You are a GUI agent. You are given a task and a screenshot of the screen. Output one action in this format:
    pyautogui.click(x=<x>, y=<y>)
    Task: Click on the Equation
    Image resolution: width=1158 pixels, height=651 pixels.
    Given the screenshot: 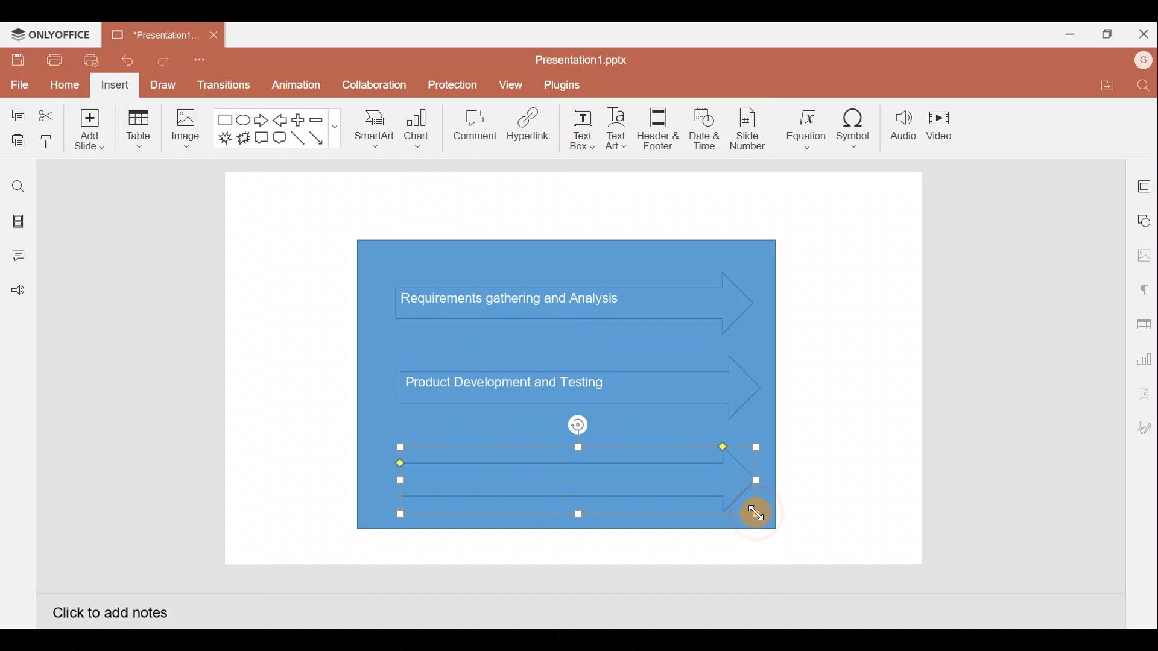 What is the action you would take?
    pyautogui.click(x=808, y=125)
    